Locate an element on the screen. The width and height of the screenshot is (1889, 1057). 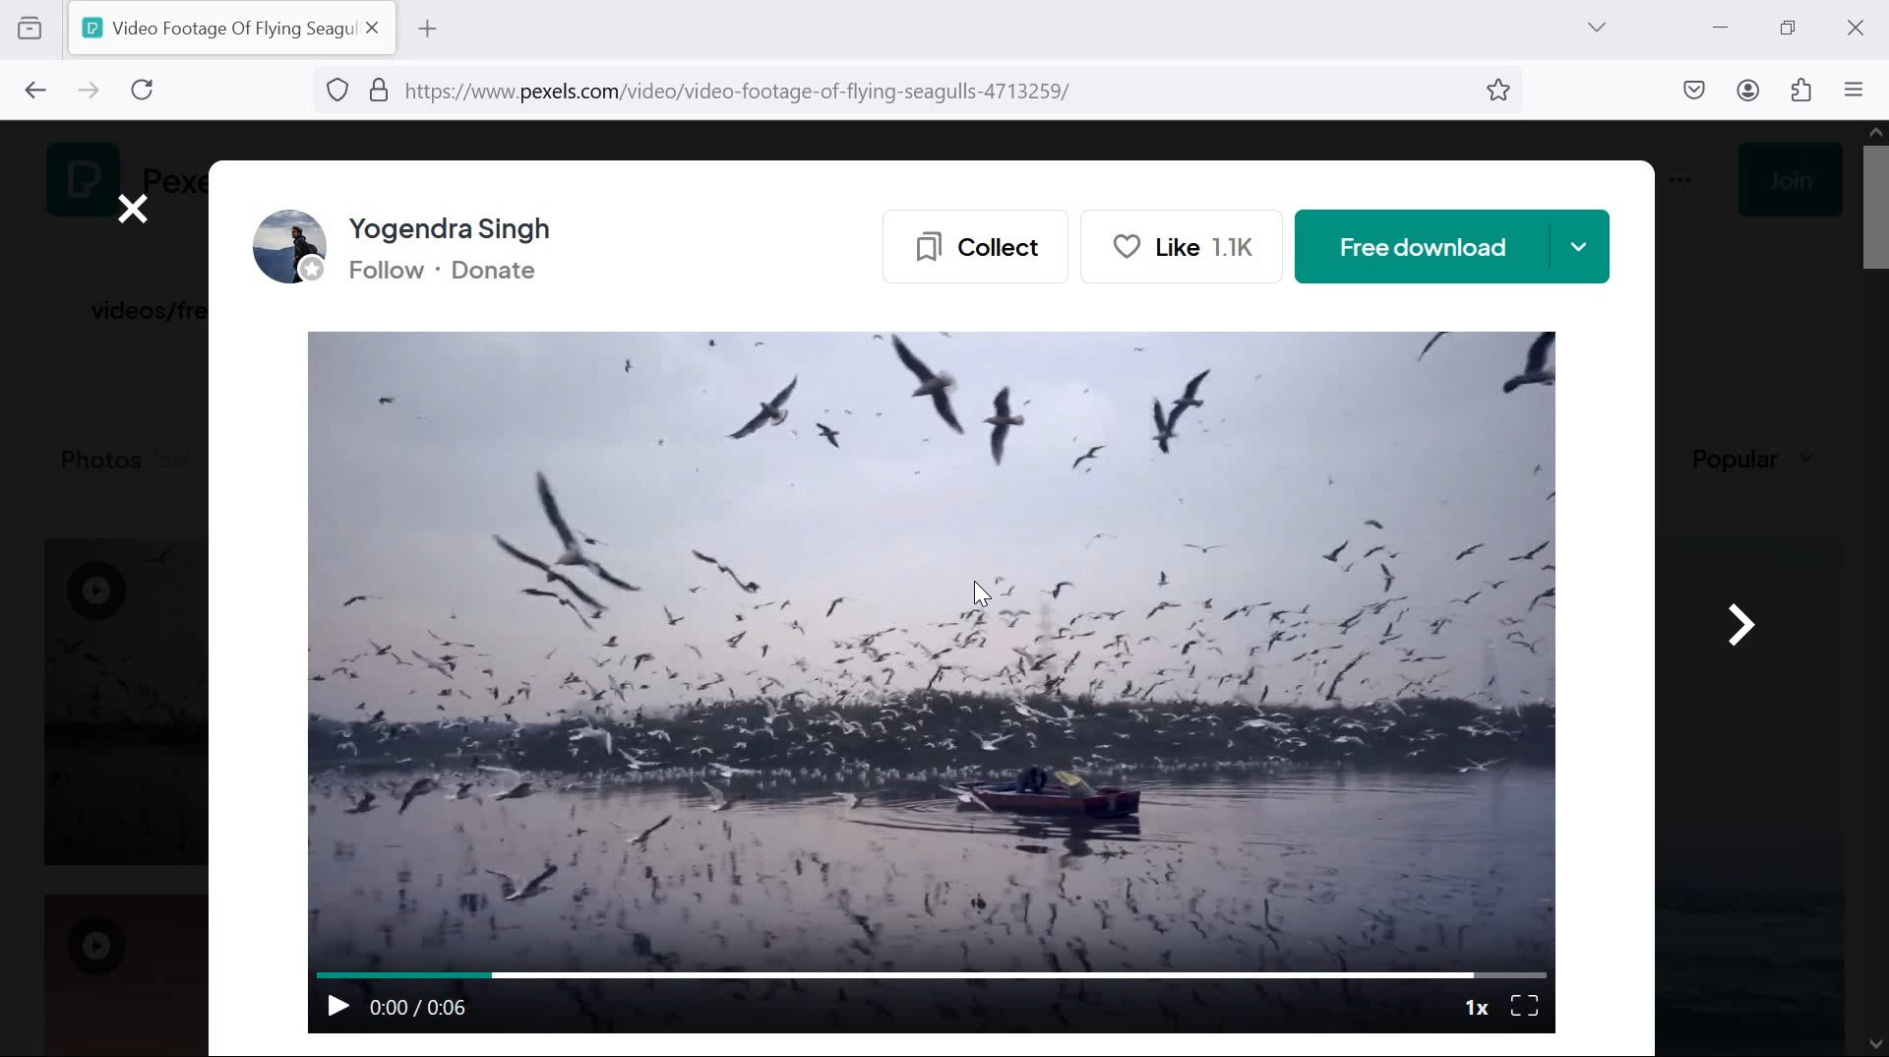
close is located at coordinates (375, 29).